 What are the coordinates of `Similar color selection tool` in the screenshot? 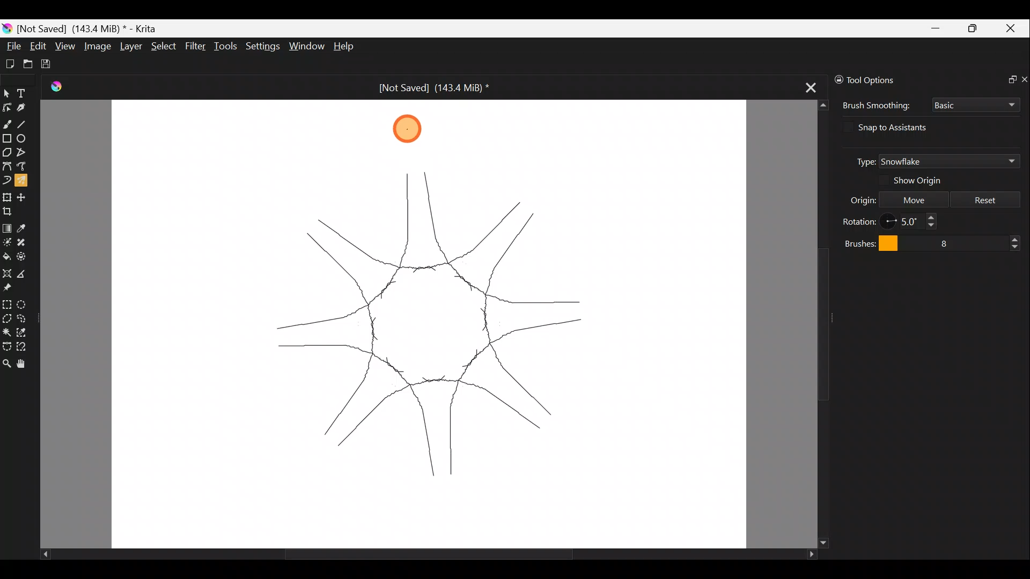 It's located at (23, 332).